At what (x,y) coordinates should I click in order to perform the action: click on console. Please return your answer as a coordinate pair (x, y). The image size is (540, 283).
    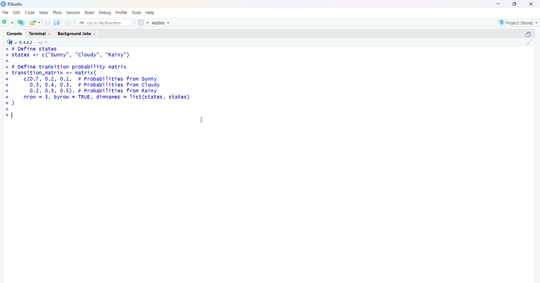
    Looking at the image, I should click on (14, 33).